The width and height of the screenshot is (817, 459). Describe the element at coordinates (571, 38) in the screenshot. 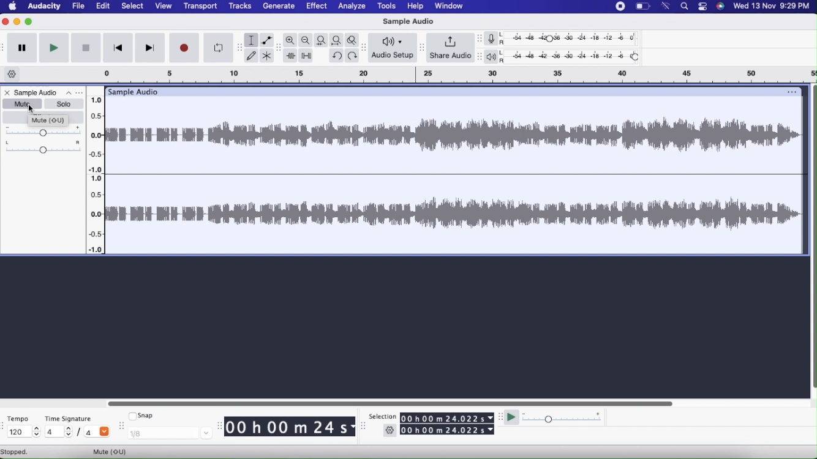

I see `Record level` at that location.